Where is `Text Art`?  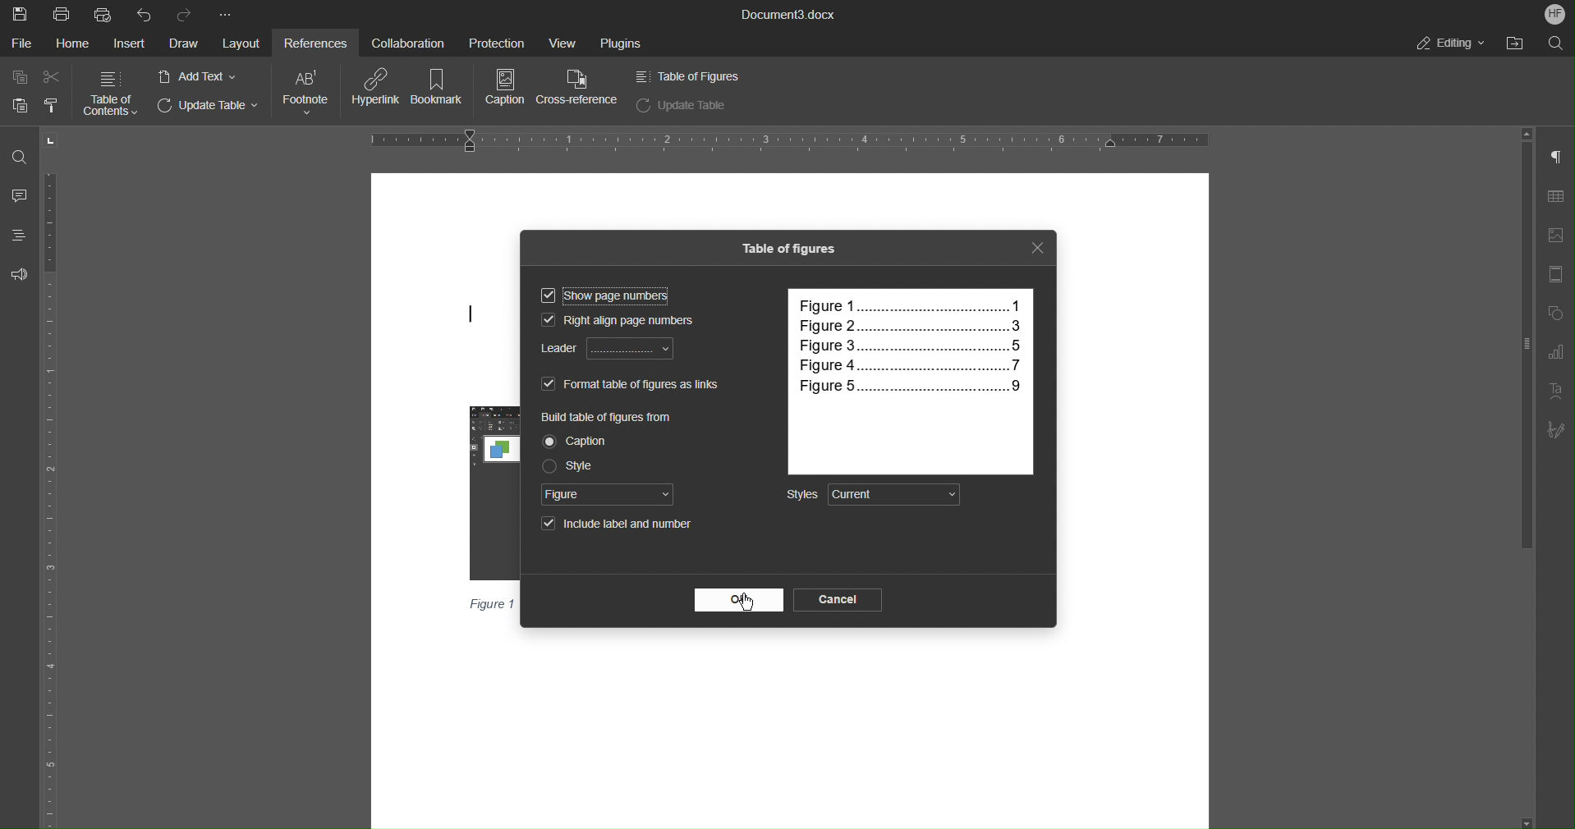 Text Art is located at coordinates (1554, 392).